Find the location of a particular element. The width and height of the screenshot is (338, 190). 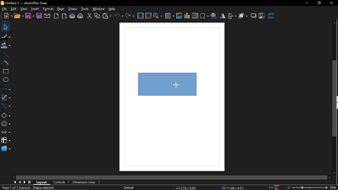

redo is located at coordinates (130, 16).